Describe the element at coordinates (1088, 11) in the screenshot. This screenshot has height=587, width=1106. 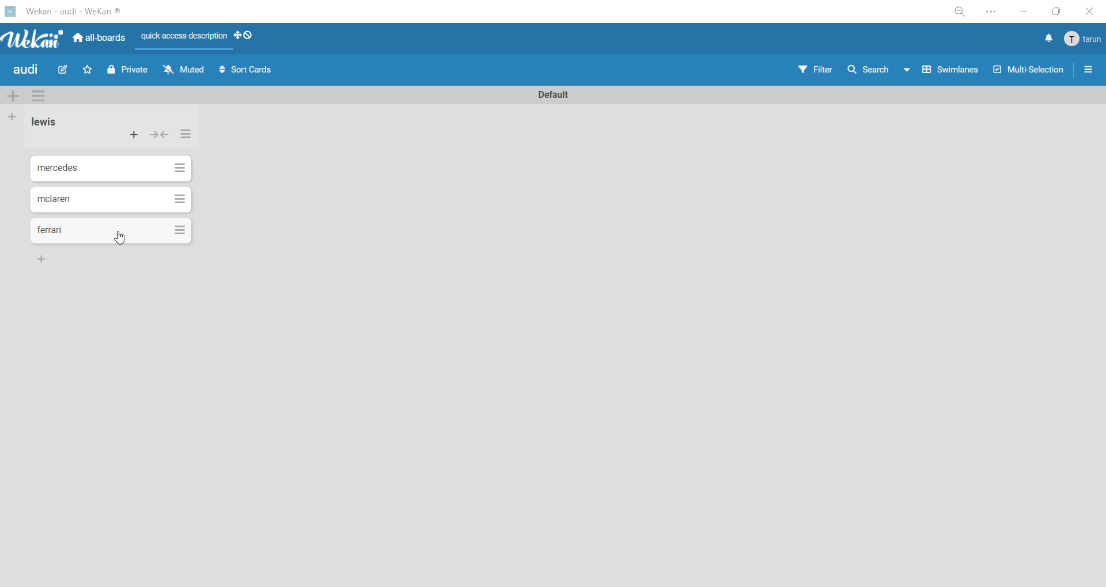
I see `close` at that location.